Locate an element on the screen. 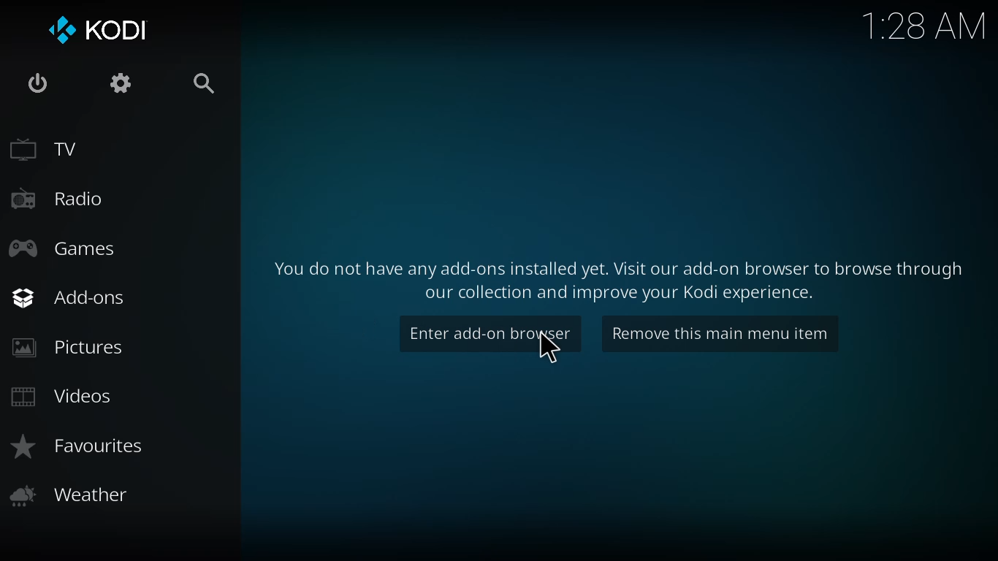 The height and width of the screenshot is (561, 998). cursor is located at coordinates (548, 348).